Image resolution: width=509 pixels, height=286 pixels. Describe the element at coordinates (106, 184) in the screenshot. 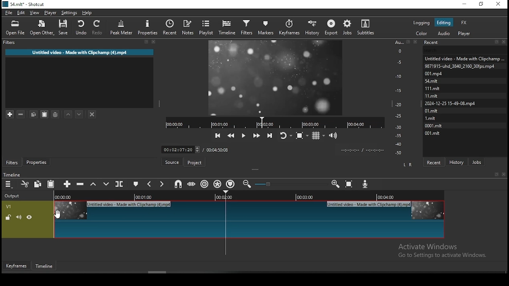

I see `overwrite` at that location.